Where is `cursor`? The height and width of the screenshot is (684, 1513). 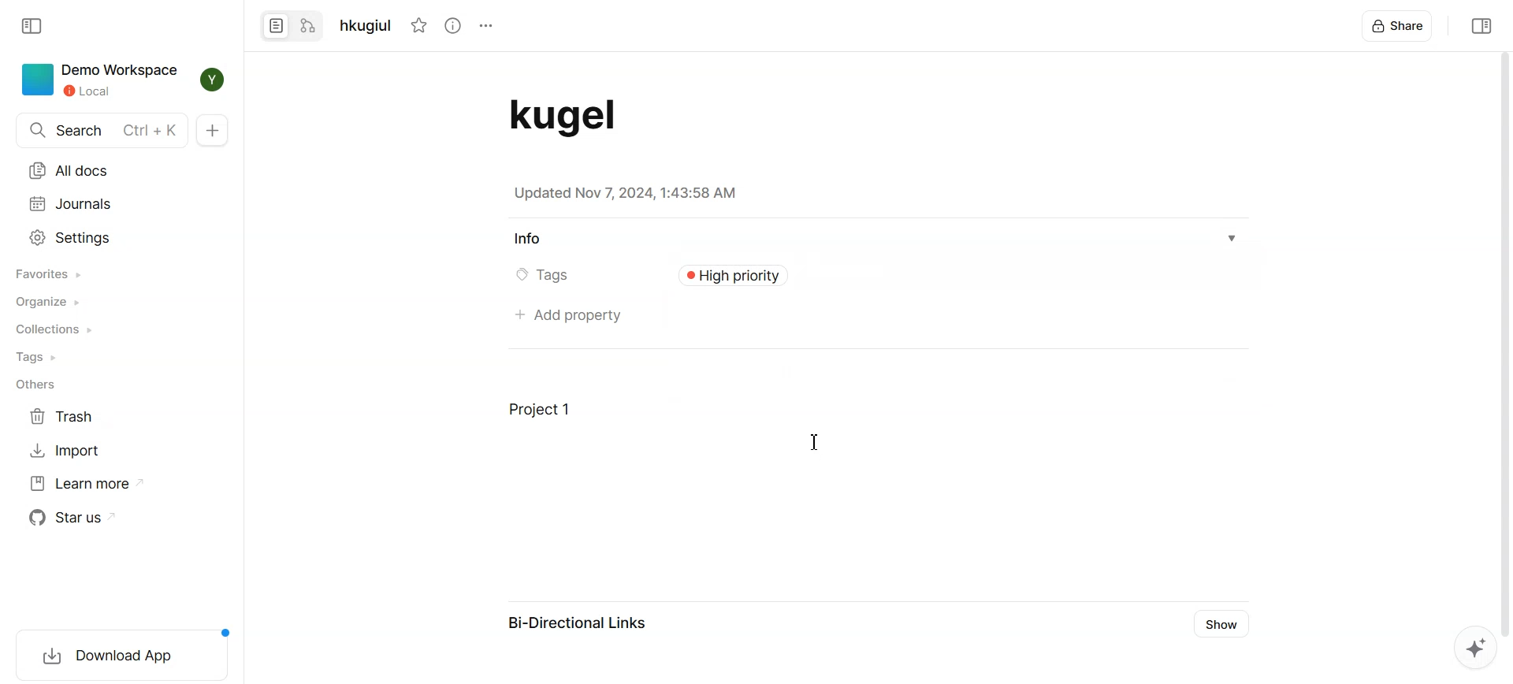 cursor is located at coordinates (816, 441).